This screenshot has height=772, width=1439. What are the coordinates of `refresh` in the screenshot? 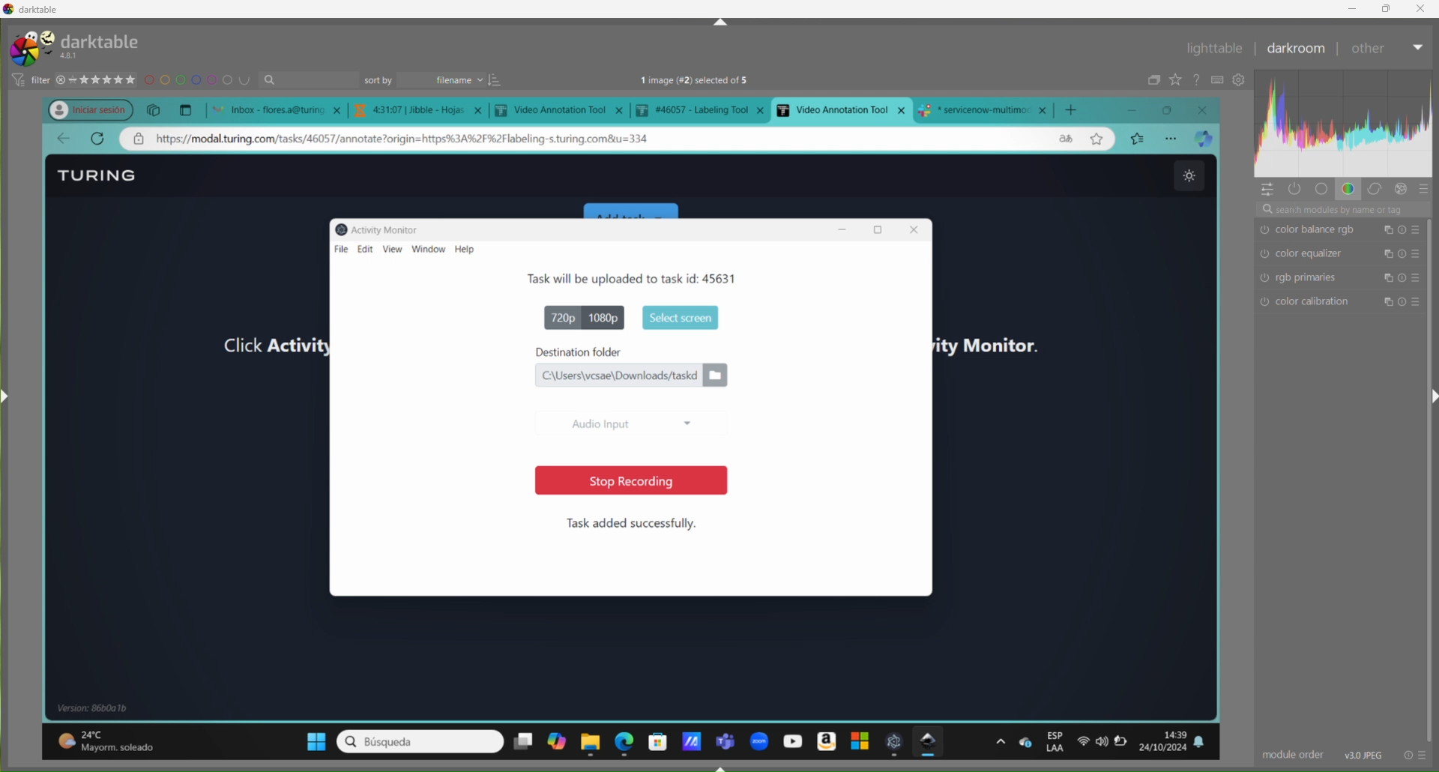 It's located at (97, 139).